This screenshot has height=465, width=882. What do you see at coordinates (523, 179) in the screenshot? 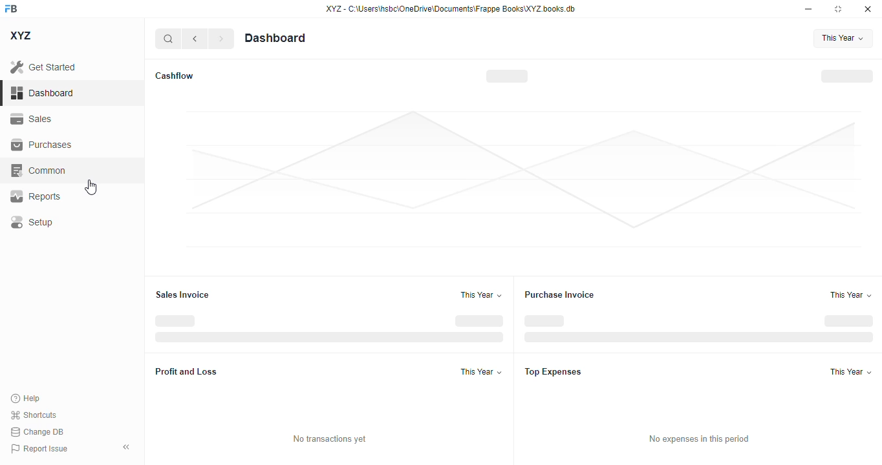
I see `graph` at bounding box center [523, 179].